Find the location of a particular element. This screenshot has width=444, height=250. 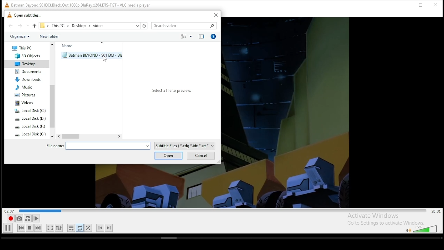

seek bar is located at coordinates (223, 210).